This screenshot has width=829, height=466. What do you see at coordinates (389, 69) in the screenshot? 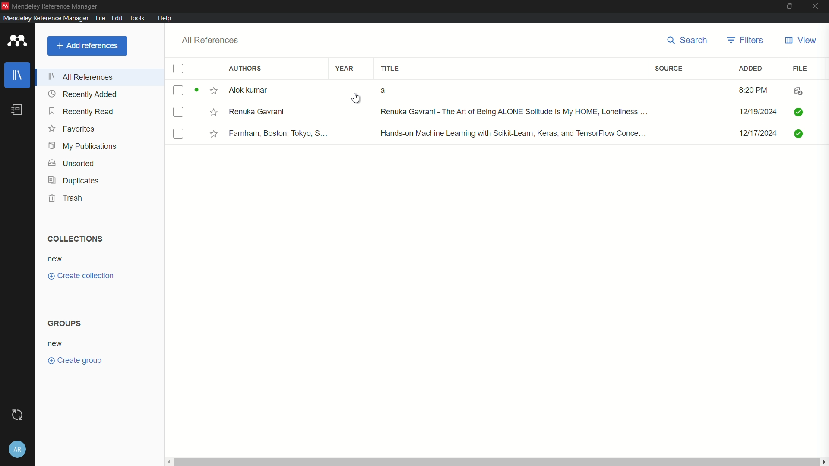
I see `title` at bounding box center [389, 69].